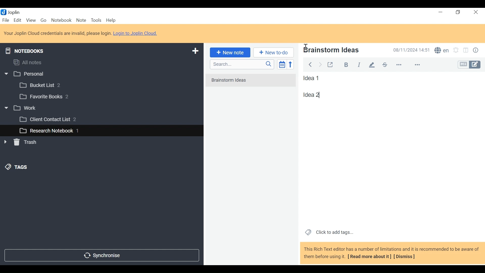 This screenshot has height=273, width=485. What do you see at coordinates (101, 255) in the screenshot?
I see `Synchronize` at bounding box center [101, 255].